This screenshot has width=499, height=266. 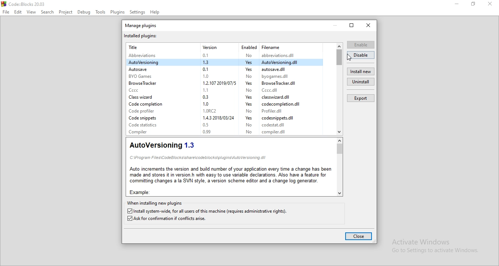 I want to click on Debug, so click(x=84, y=12).